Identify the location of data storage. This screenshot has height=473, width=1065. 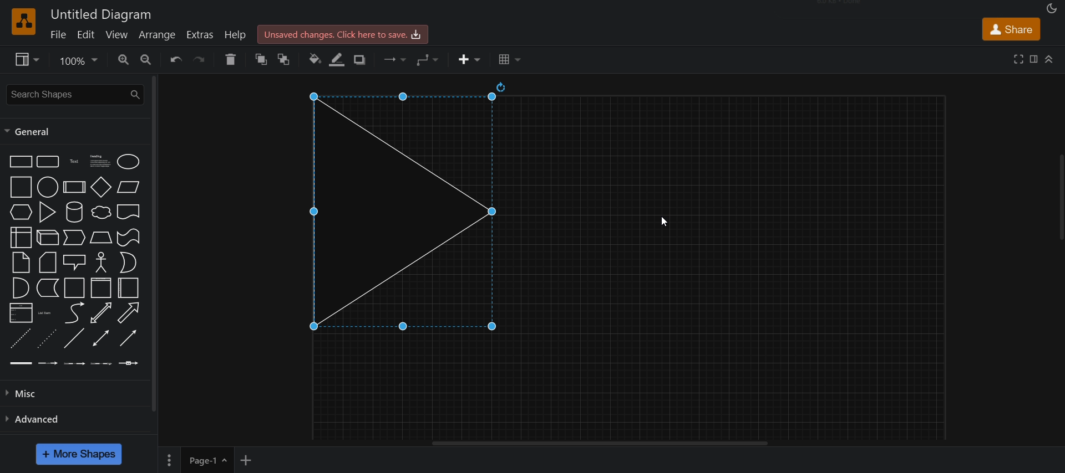
(45, 288).